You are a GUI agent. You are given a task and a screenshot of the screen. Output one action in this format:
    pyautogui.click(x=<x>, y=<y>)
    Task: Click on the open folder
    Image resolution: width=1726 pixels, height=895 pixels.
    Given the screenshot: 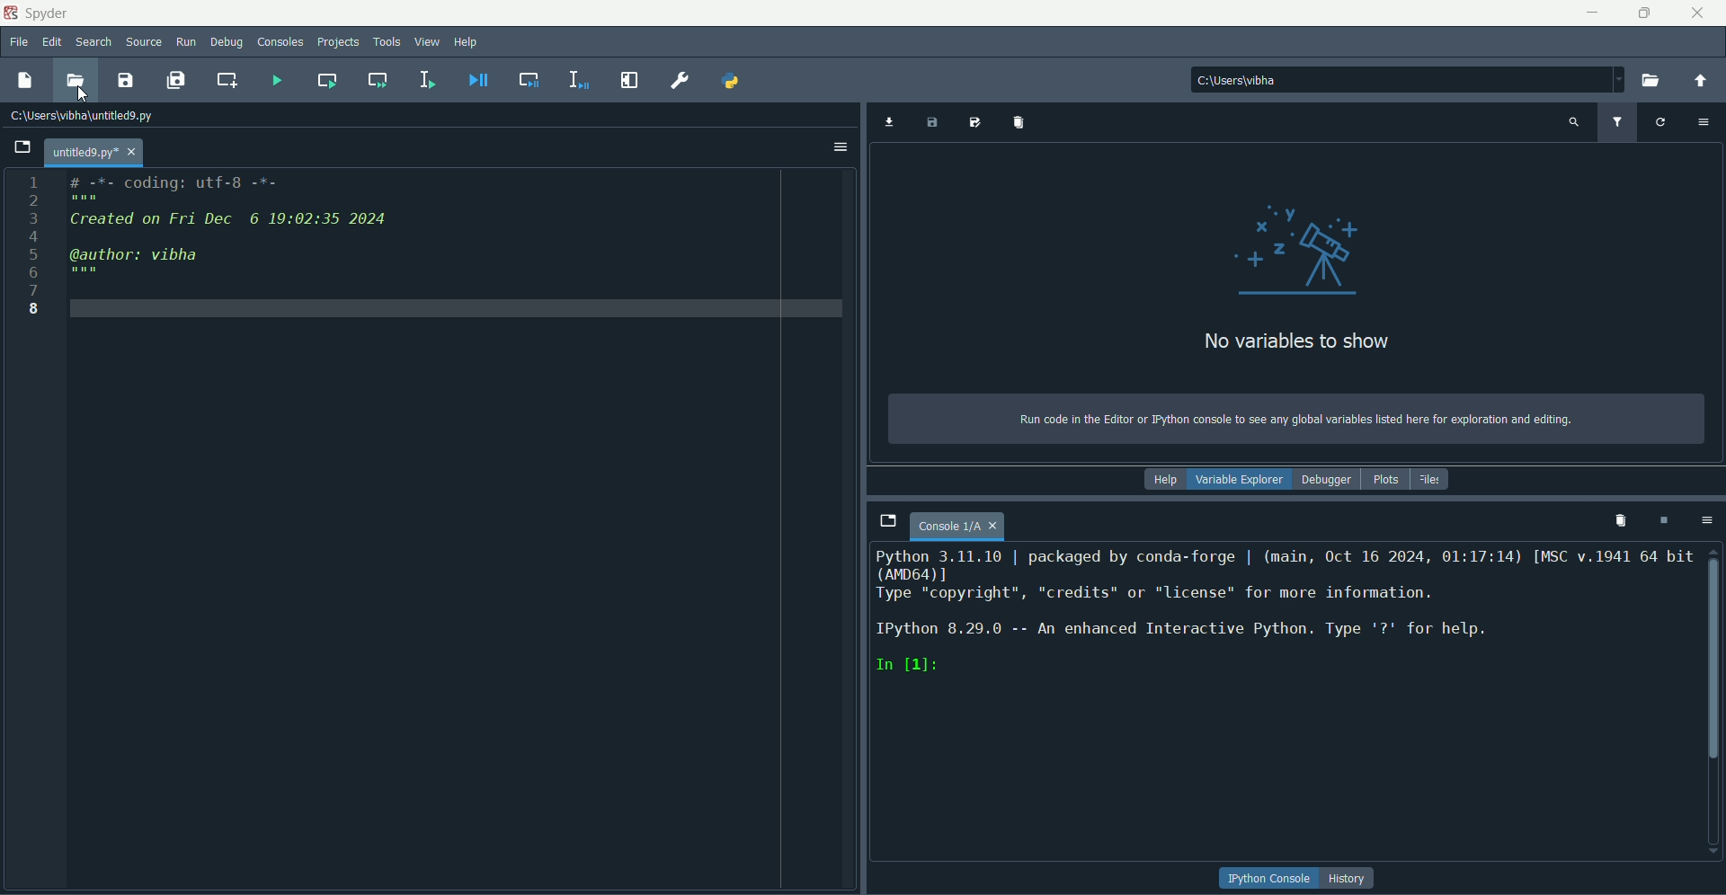 What is the action you would take?
    pyautogui.click(x=1655, y=80)
    